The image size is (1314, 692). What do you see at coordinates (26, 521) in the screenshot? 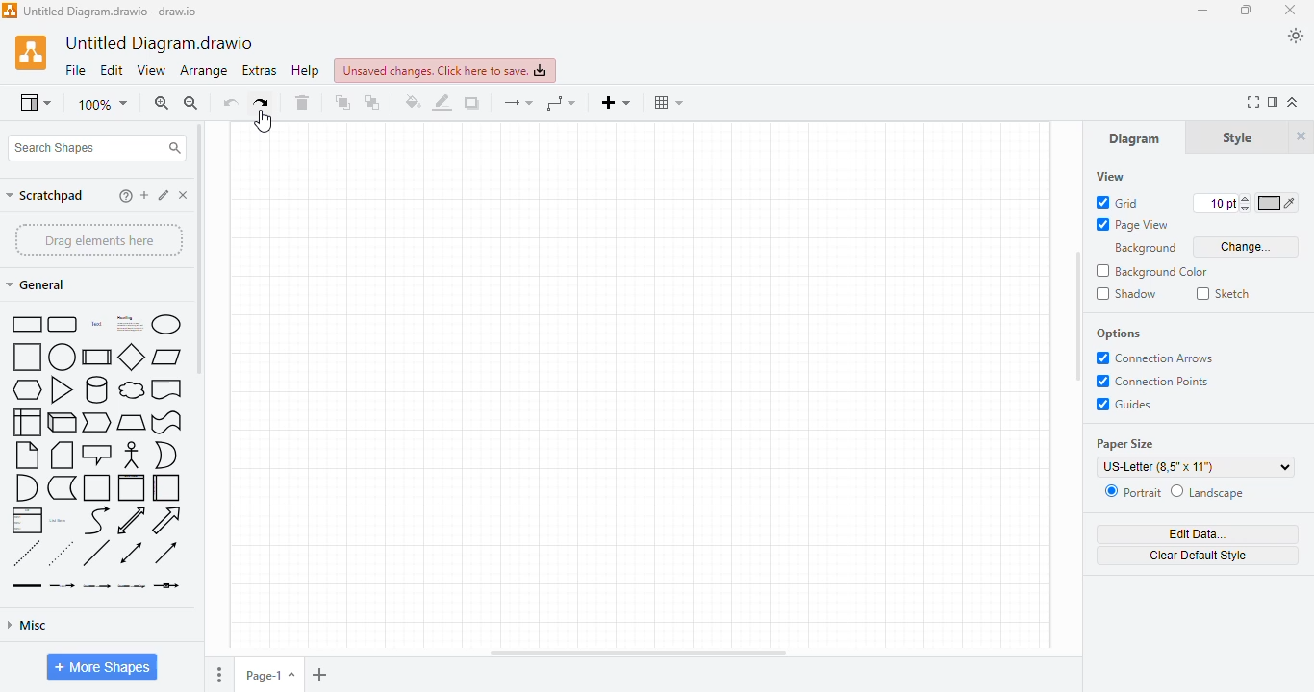
I see `list` at bounding box center [26, 521].